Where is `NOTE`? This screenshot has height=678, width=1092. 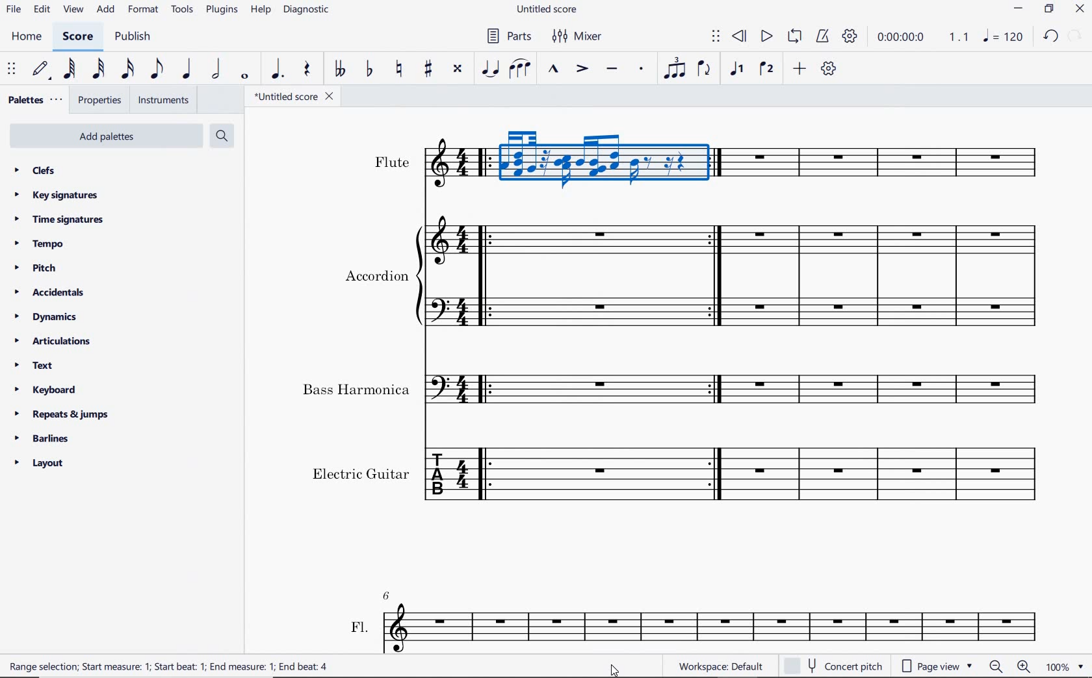 NOTE is located at coordinates (1004, 36).